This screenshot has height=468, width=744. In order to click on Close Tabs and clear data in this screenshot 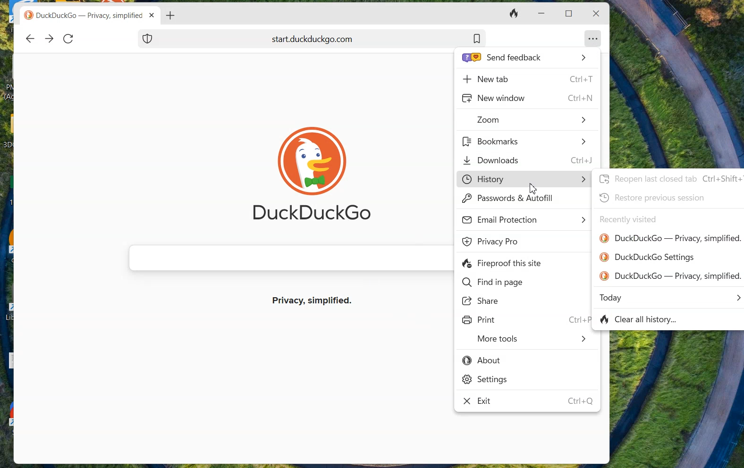, I will do `click(515, 14)`.